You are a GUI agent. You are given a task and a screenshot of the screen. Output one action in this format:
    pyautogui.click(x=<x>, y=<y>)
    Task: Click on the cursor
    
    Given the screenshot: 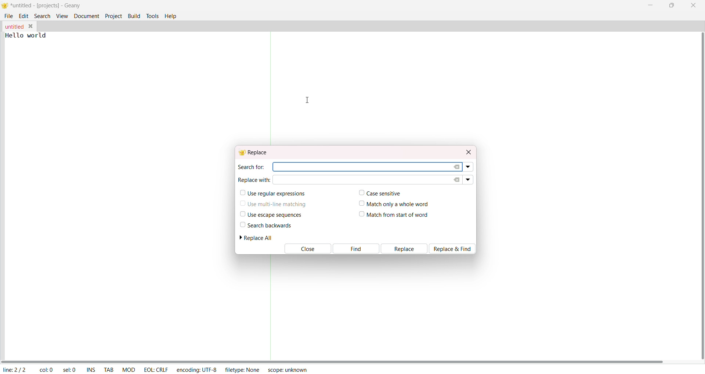 What is the action you would take?
    pyautogui.click(x=308, y=101)
    